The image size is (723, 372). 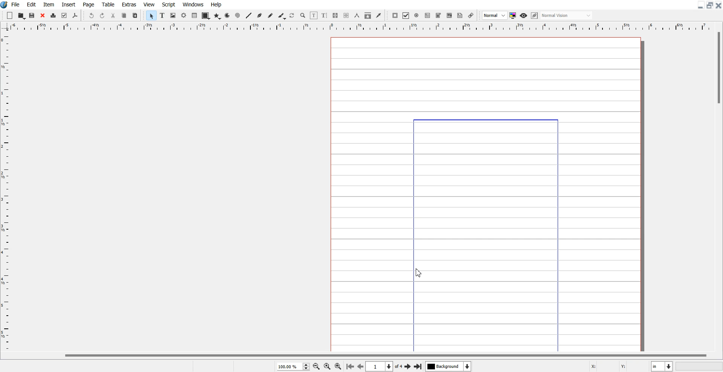 What do you see at coordinates (303, 15) in the screenshot?
I see `Zoom in or Out` at bounding box center [303, 15].